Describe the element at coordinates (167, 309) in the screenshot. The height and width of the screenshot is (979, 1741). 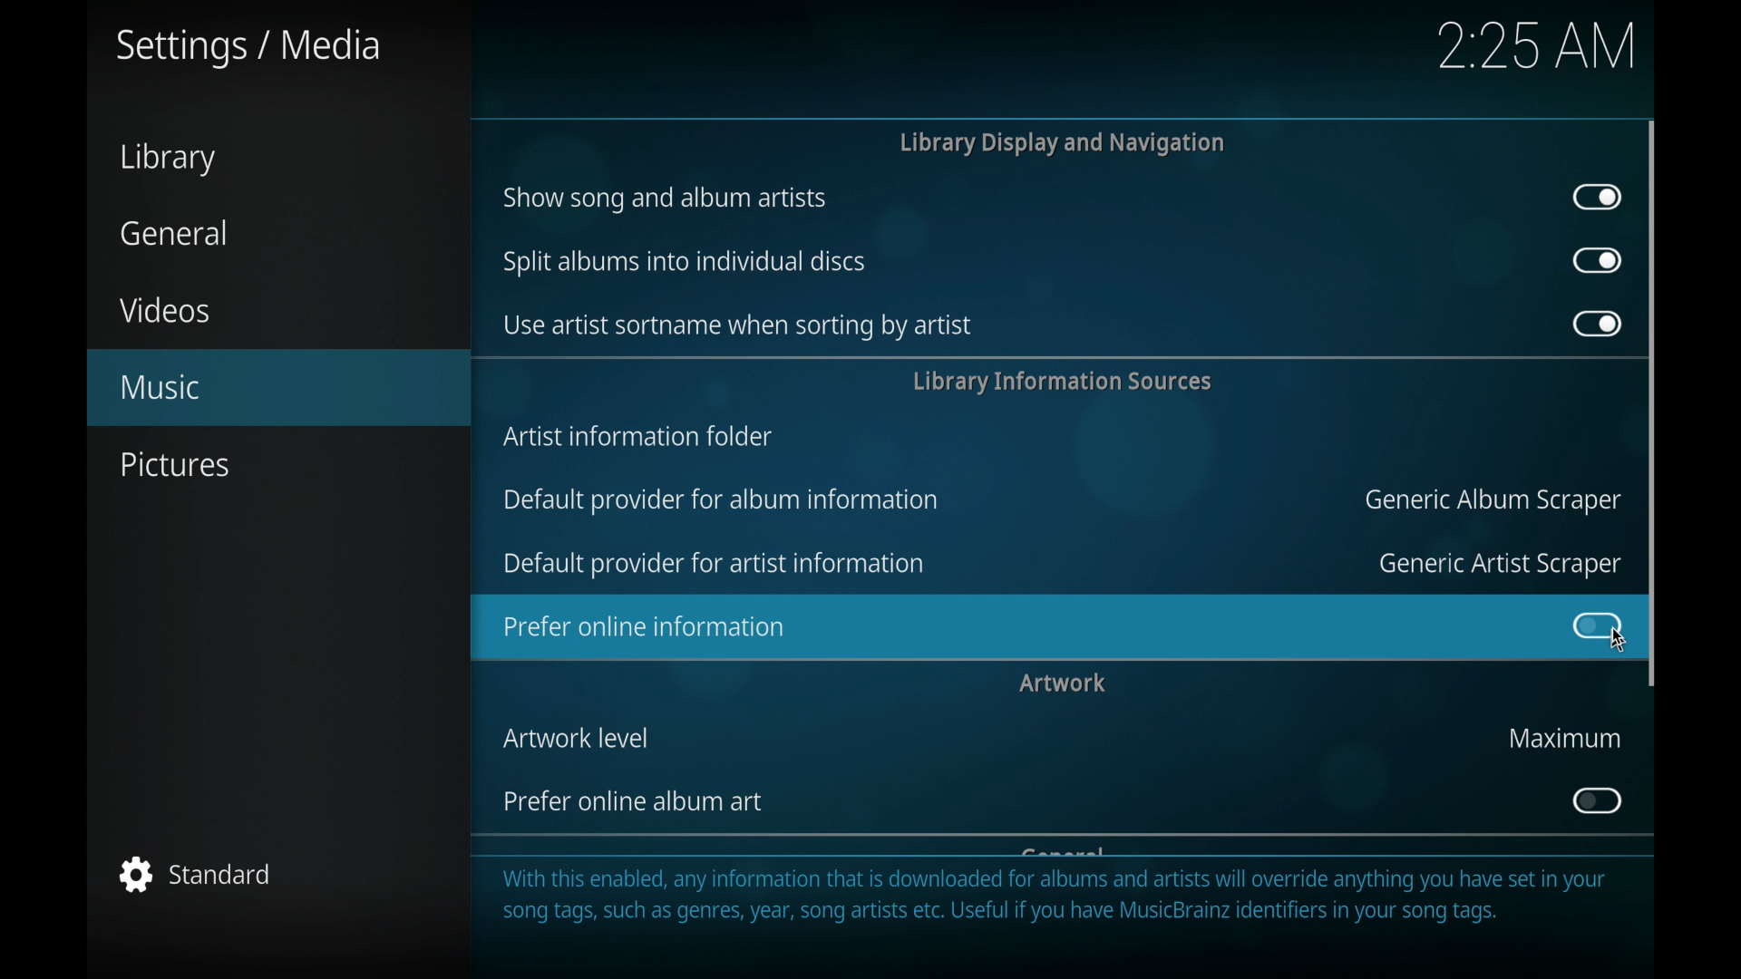
I see `videos` at that location.